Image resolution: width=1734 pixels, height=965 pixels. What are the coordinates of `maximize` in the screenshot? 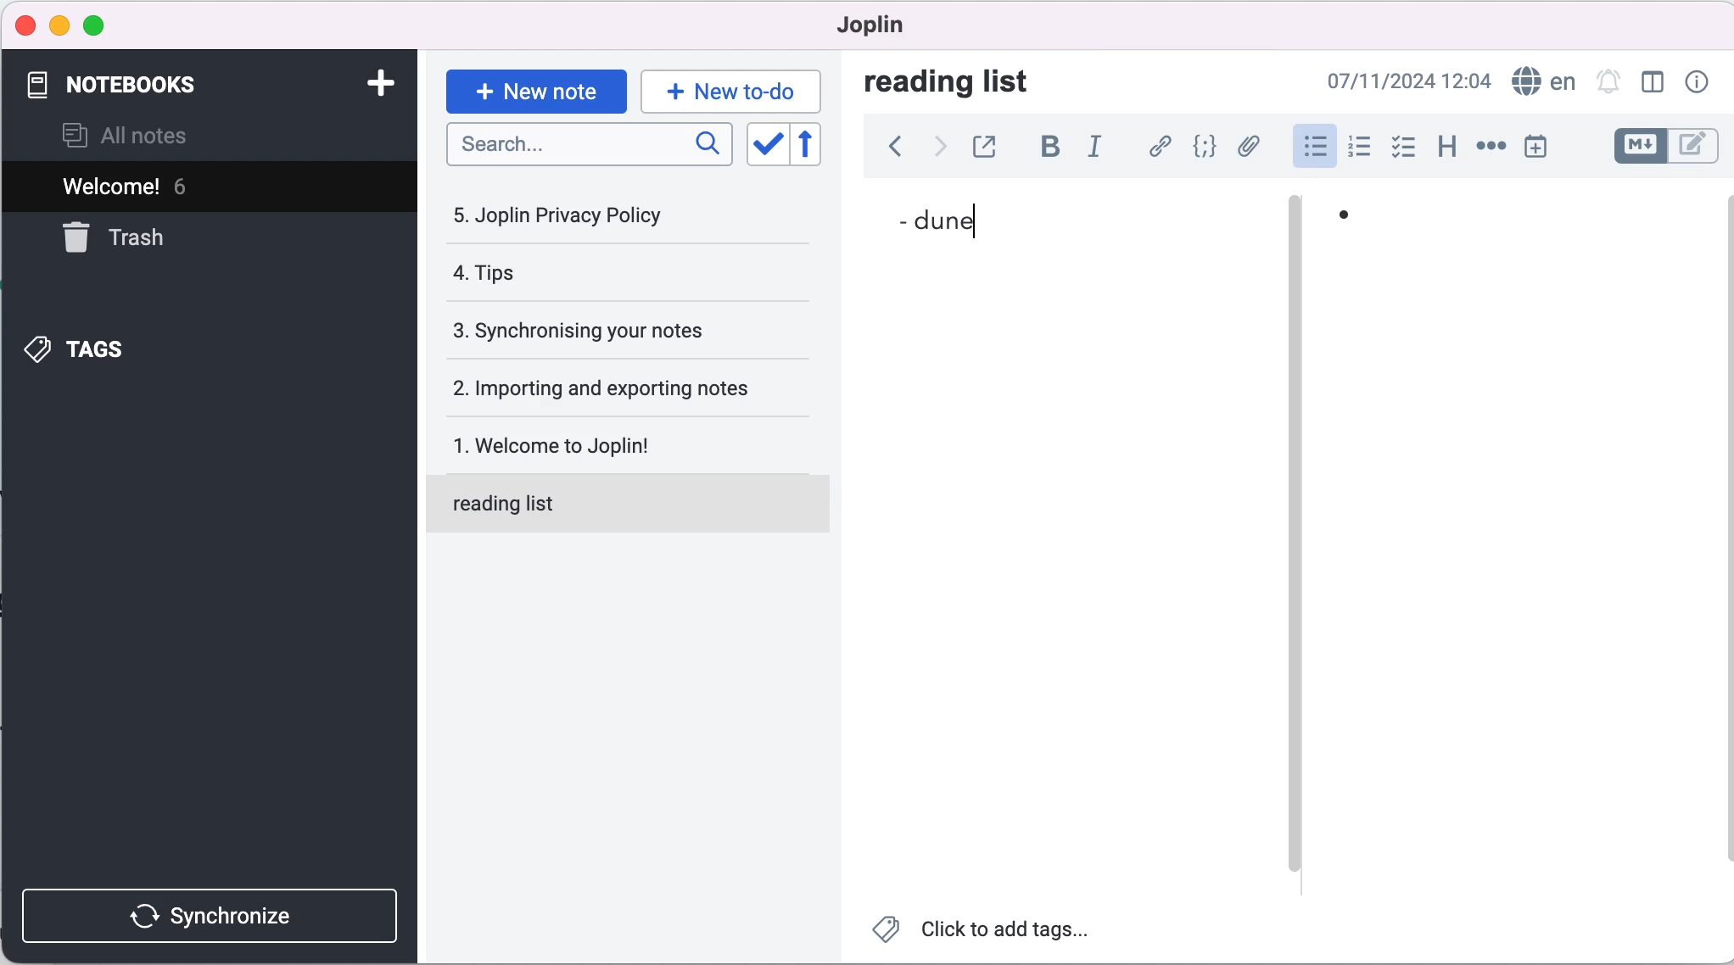 It's located at (104, 25).